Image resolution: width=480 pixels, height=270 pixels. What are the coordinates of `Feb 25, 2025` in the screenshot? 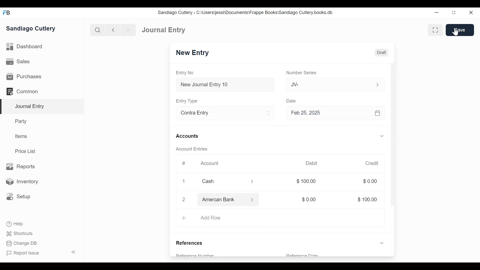 It's located at (336, 114).